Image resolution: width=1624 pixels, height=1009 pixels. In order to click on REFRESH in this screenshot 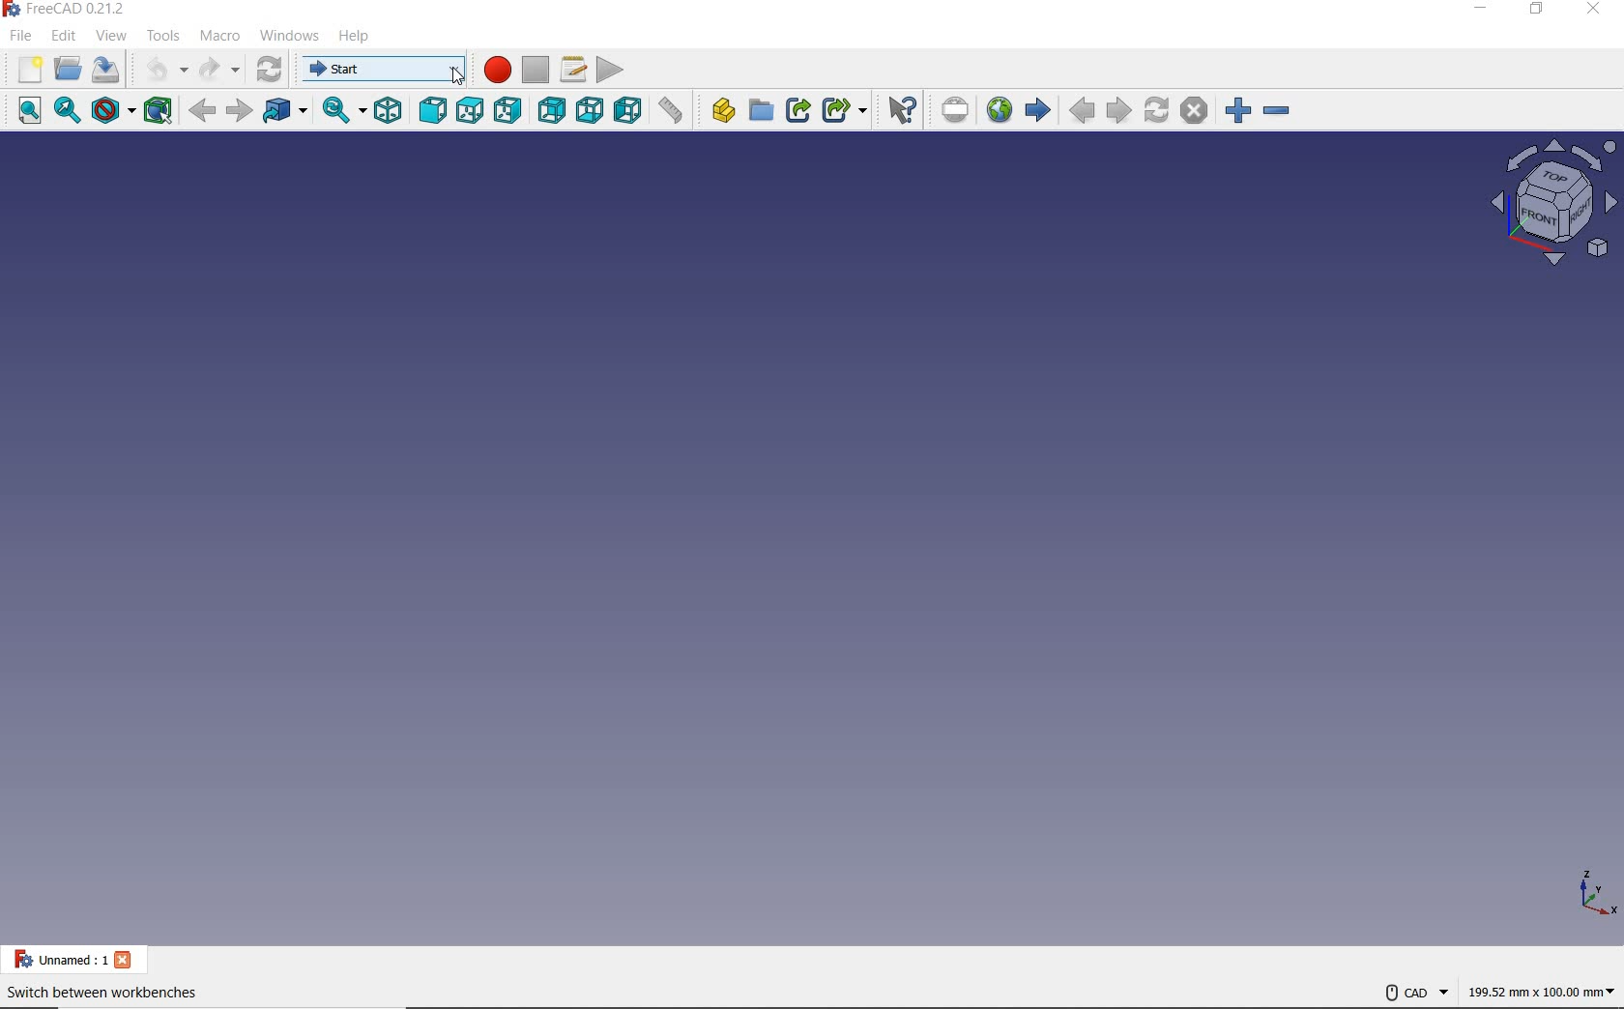, I will do `click(268, 70)`.